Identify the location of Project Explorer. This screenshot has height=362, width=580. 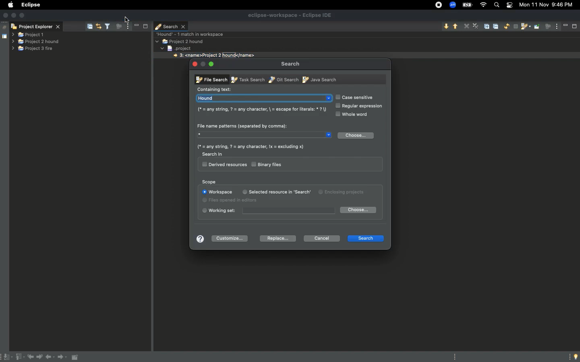
(37, 26).